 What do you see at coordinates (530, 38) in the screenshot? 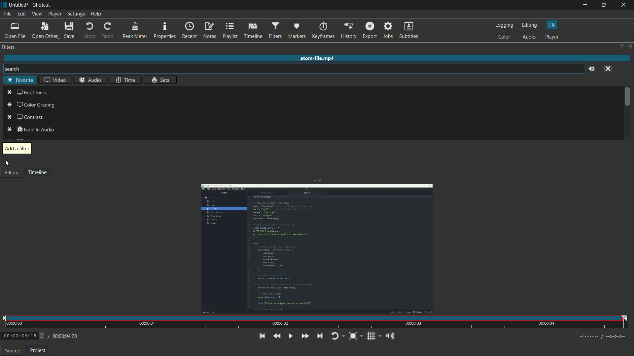
I see `audio` at bounding box center [530, 38].